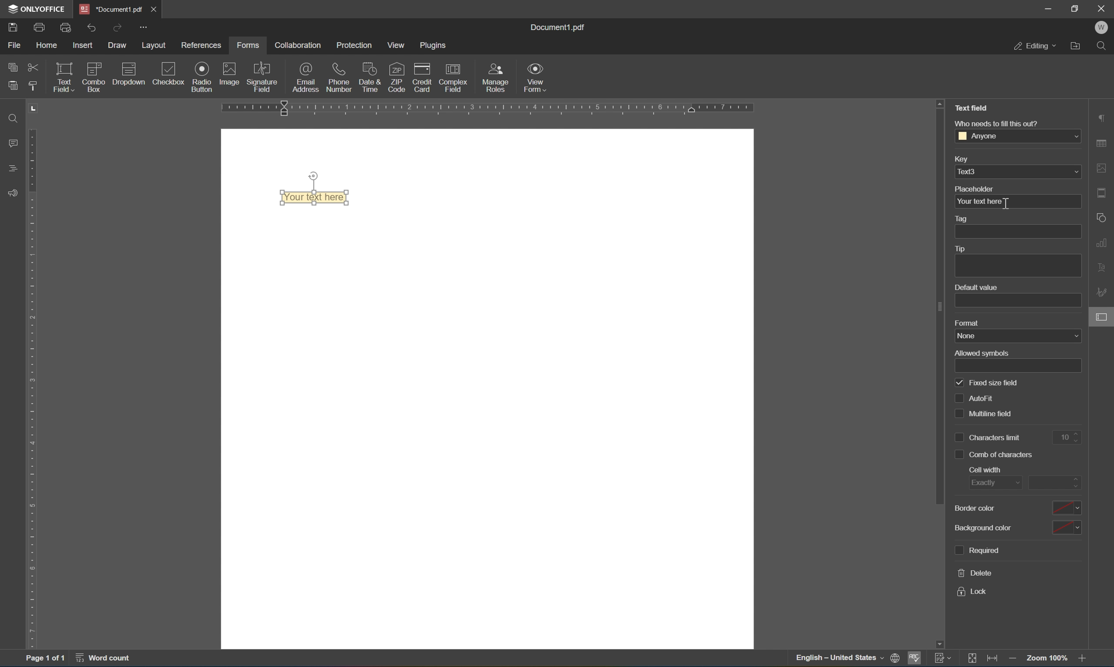 Image resolution: width=1114 pixels, height=667 pixels. What do you see at coordinates (971, 323) in the screenshot?
I see `format` at bounding box center [971, 323].